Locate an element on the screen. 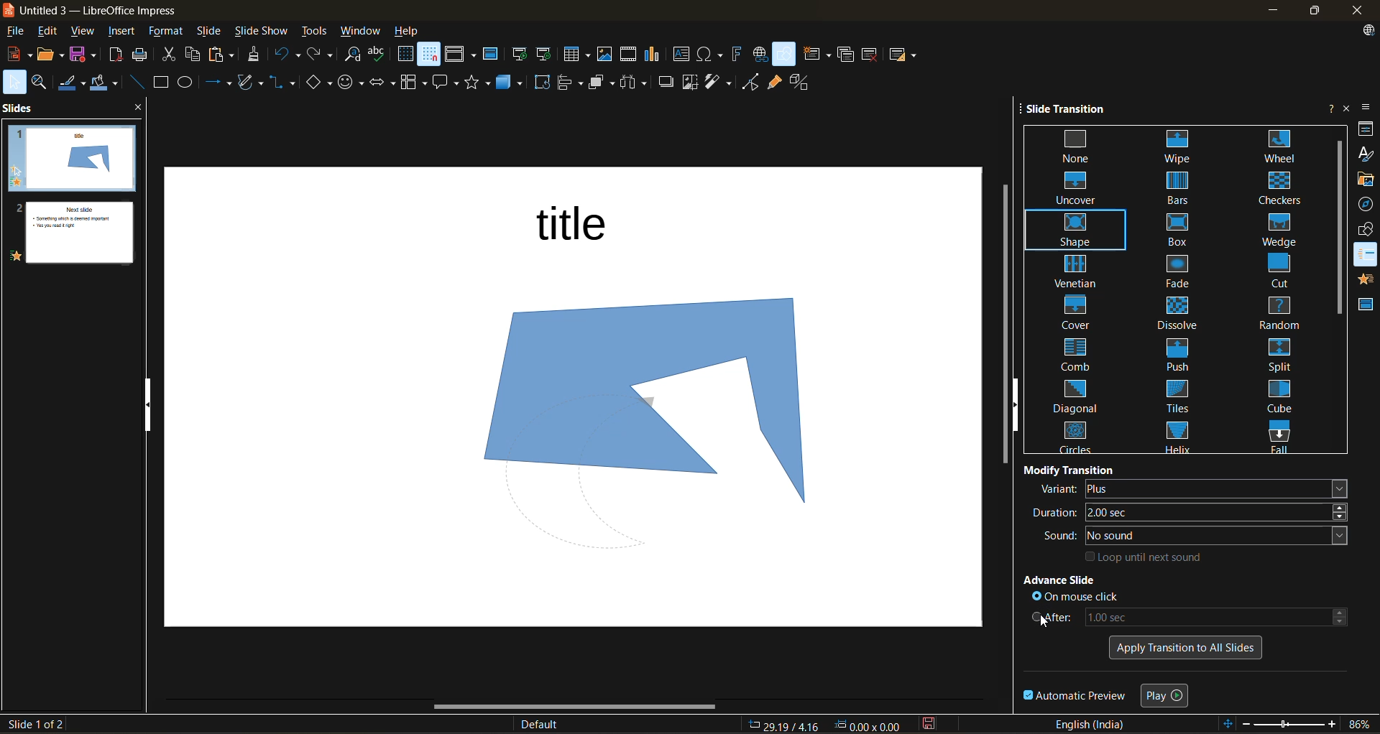 The image size is (1380, 734). update is located at coordinates (1370, 30).